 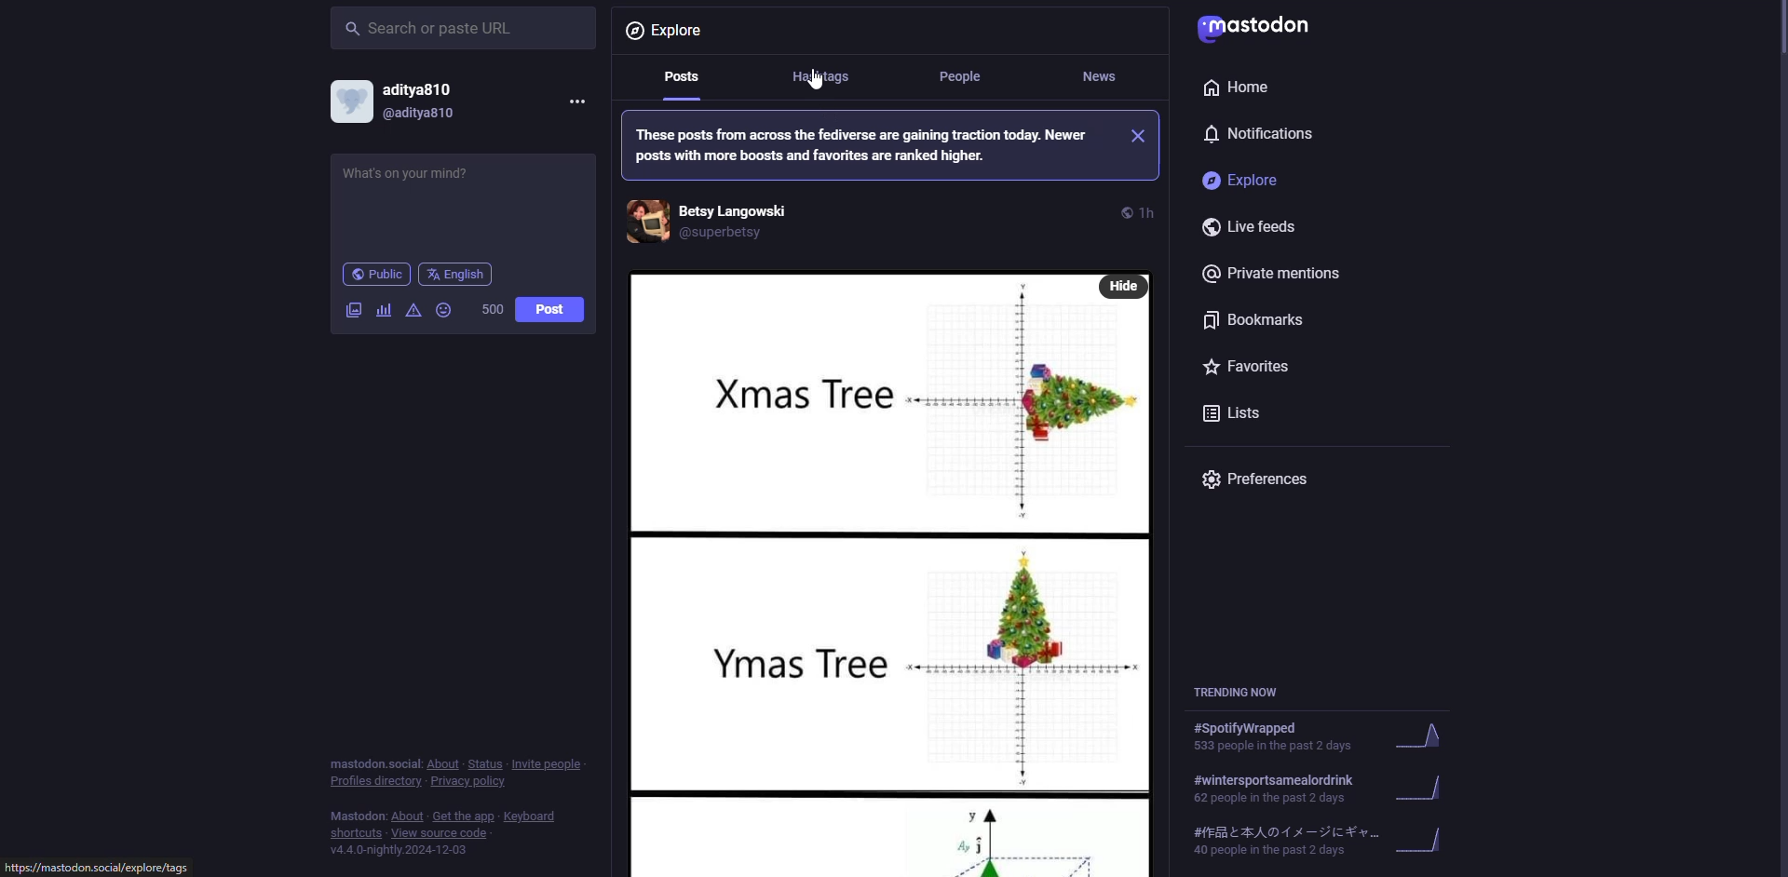 What do you see at coordinates (1319, 738) in the screenshot?
I see `trending ` at bounding box center [1319, 738].